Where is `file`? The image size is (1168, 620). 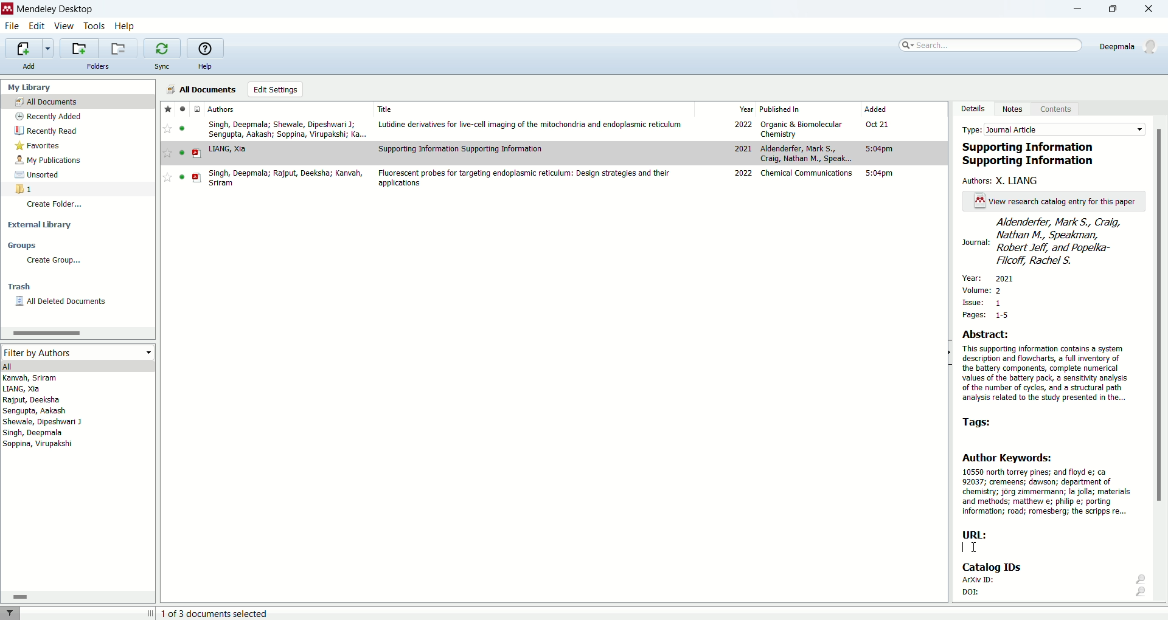
file is located at coordinates (15, 27).